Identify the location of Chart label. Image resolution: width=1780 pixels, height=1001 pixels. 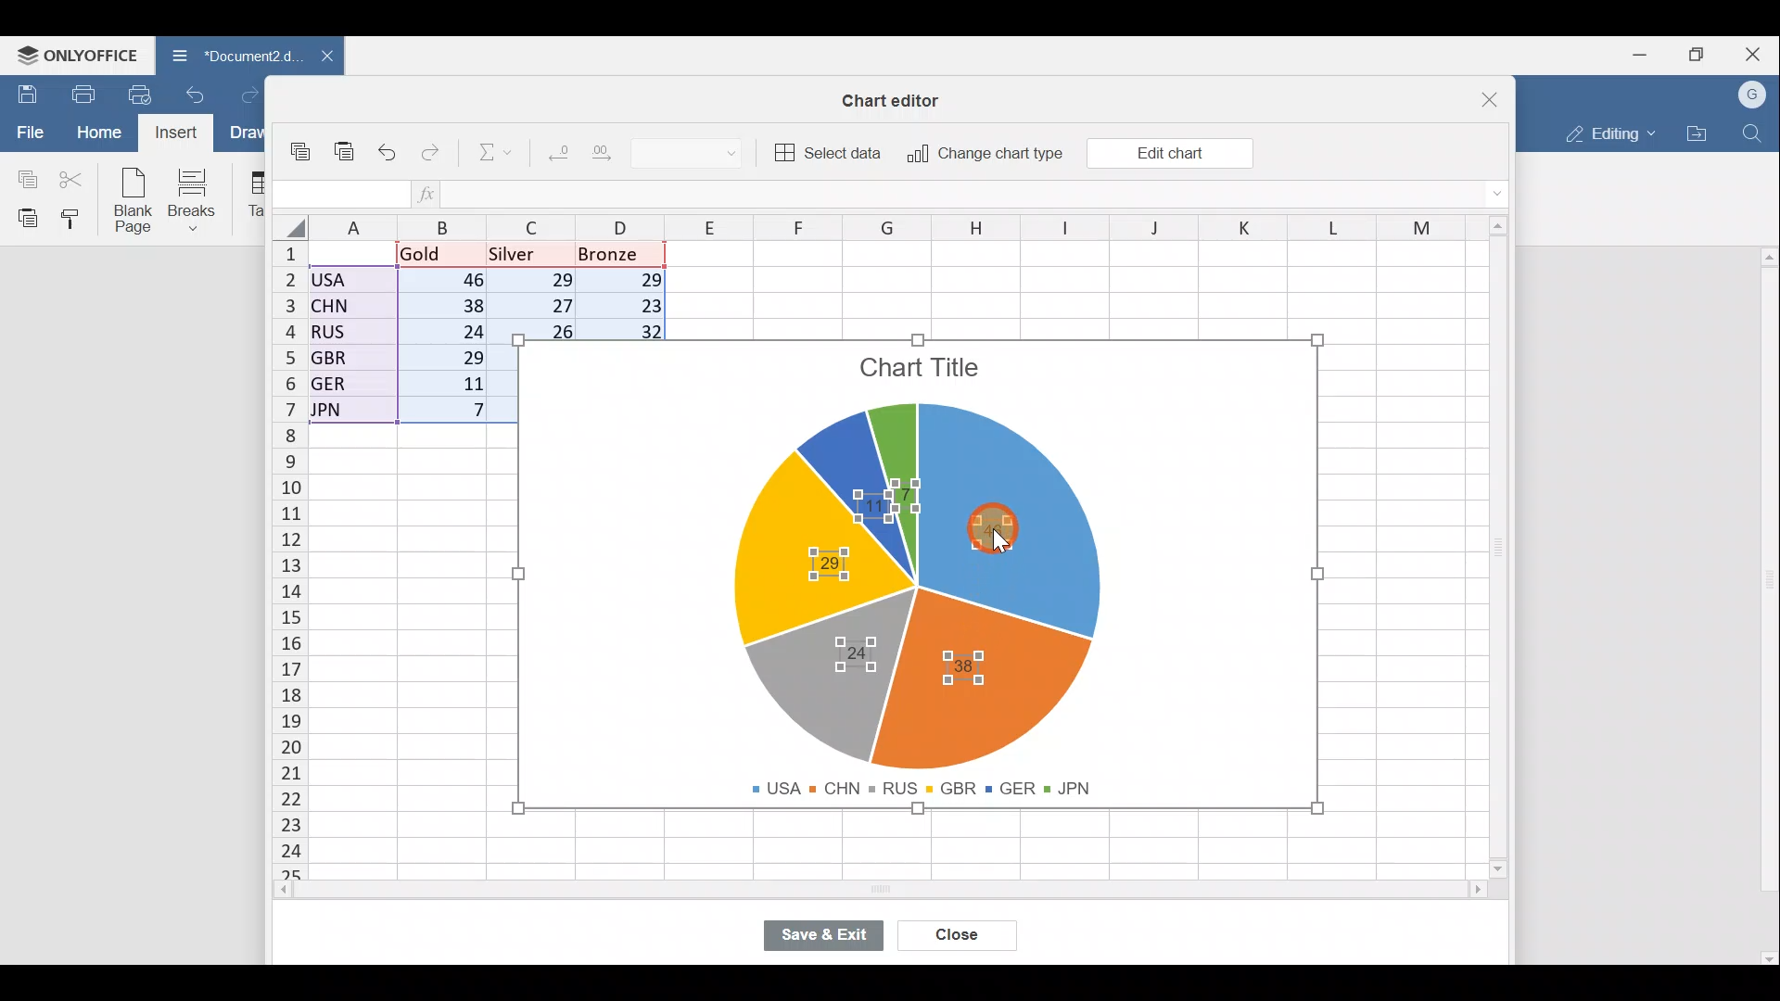
(855, 650).